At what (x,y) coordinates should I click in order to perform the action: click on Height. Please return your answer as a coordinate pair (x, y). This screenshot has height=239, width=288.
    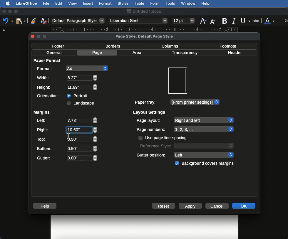
    Looking at the image, I should click on (67, 87).